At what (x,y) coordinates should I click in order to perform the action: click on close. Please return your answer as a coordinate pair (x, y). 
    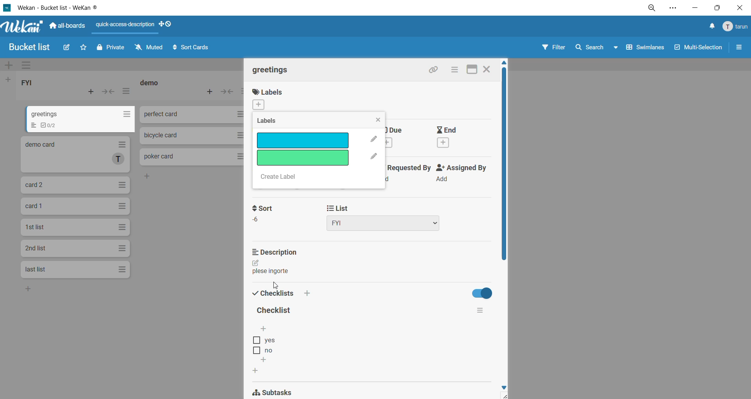
    Looking at the image, I should click on (379, 121).